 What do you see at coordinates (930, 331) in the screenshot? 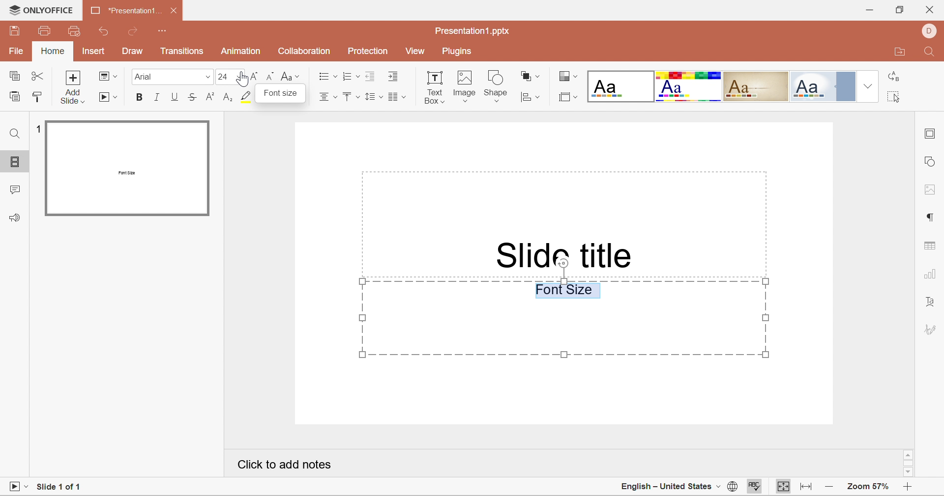
I see `Signature settings` at bounding box center [930, 331].